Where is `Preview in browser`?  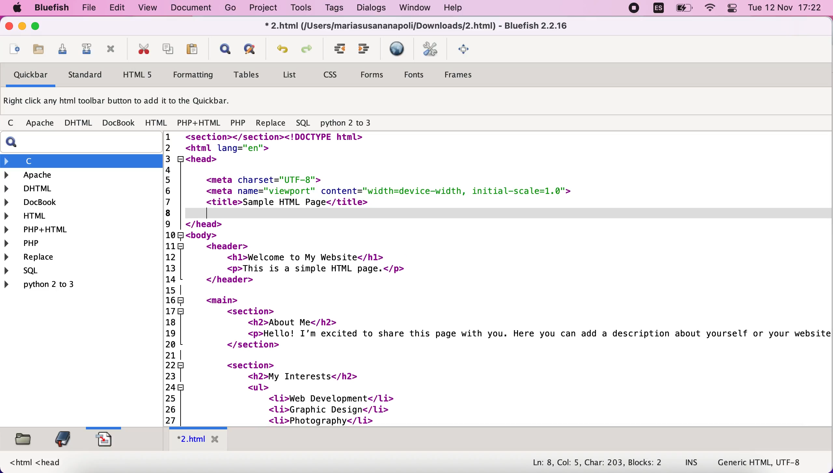
Preview in browser is located at coordinates (399, 49).